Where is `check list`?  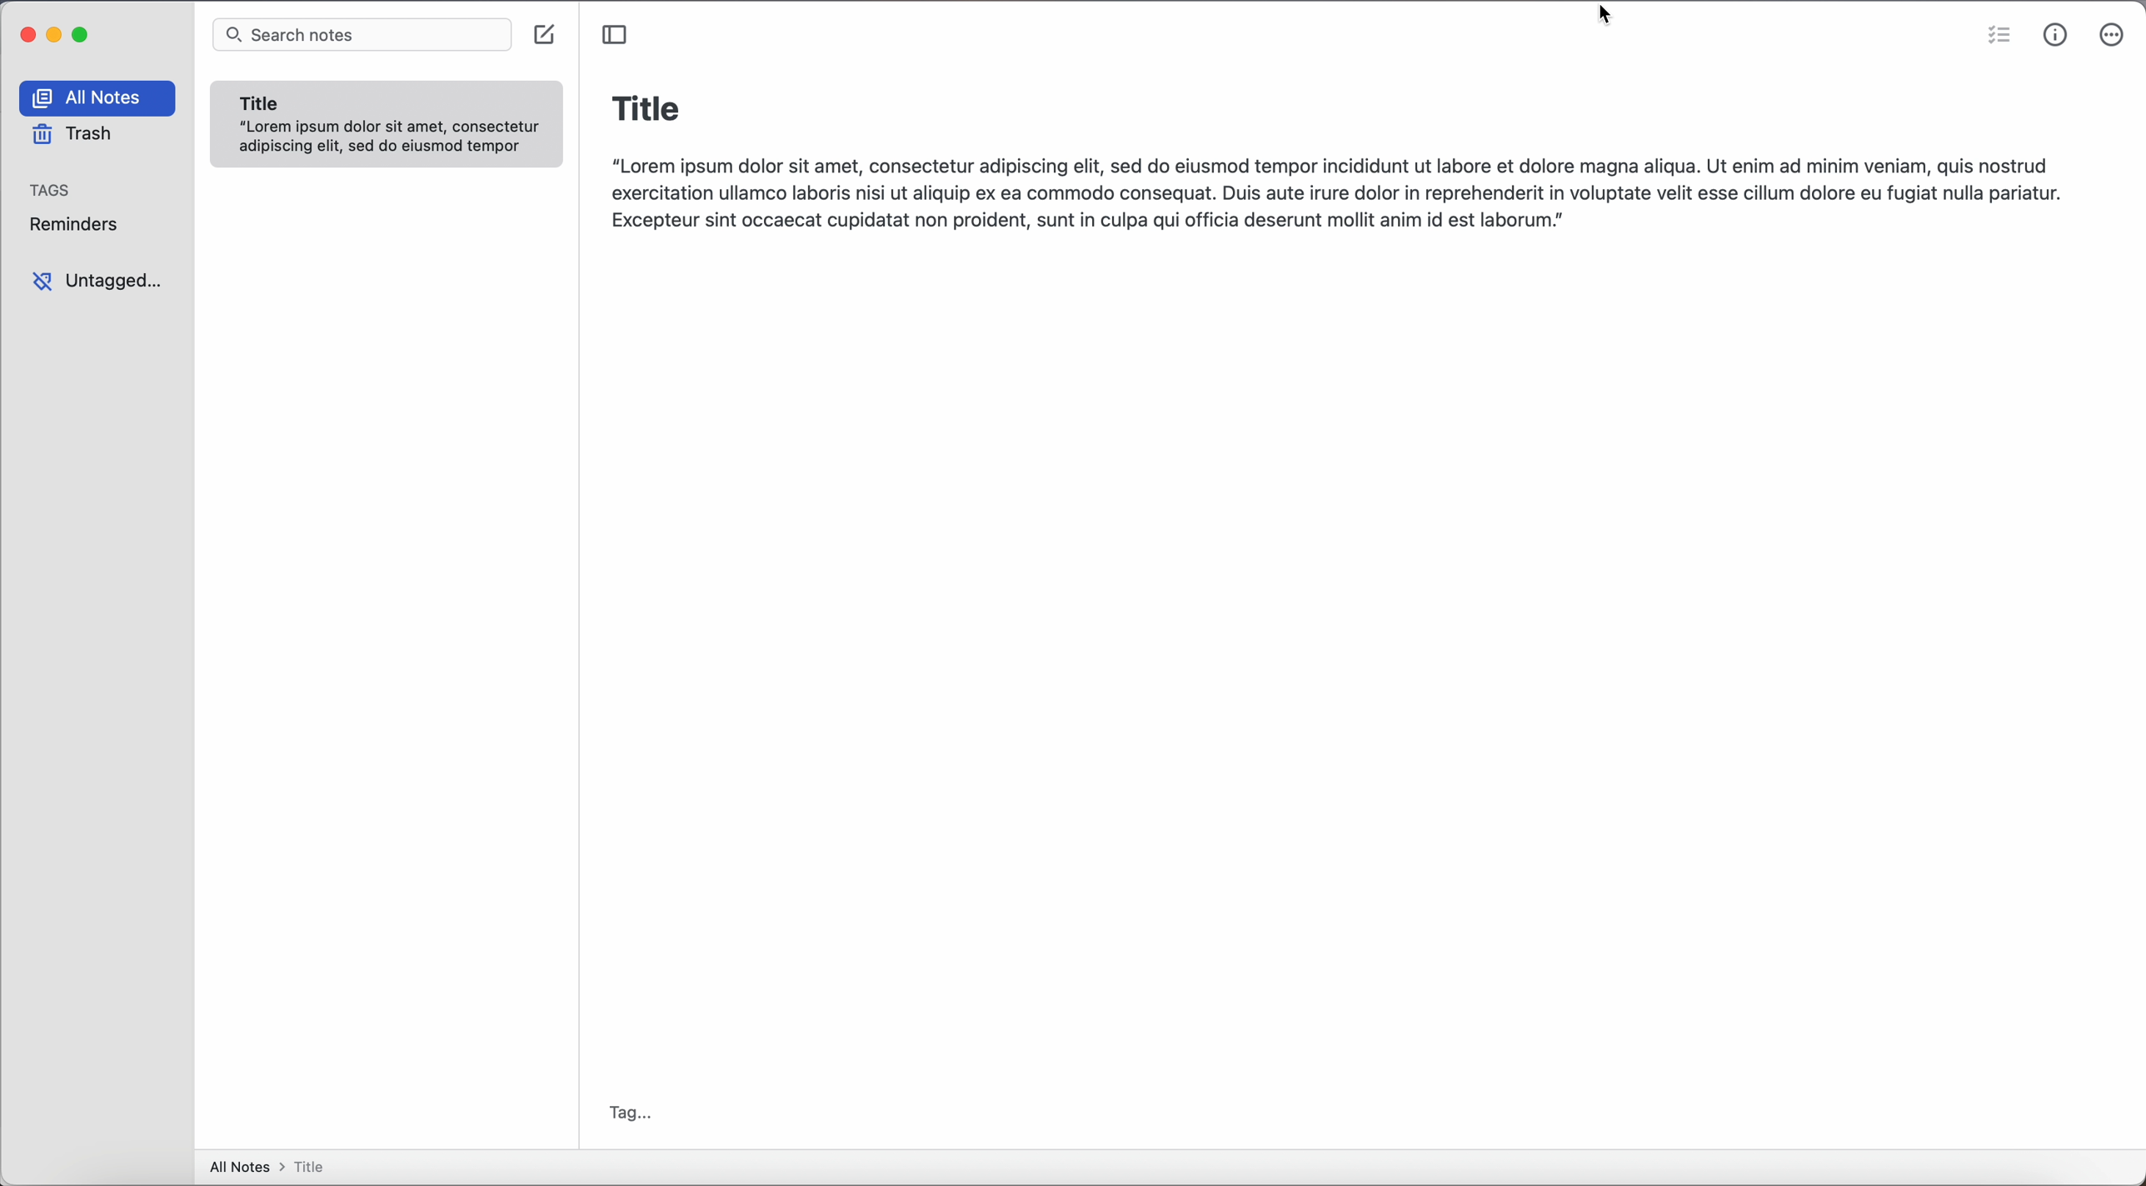 check list is located at coordinates (1996, 38).